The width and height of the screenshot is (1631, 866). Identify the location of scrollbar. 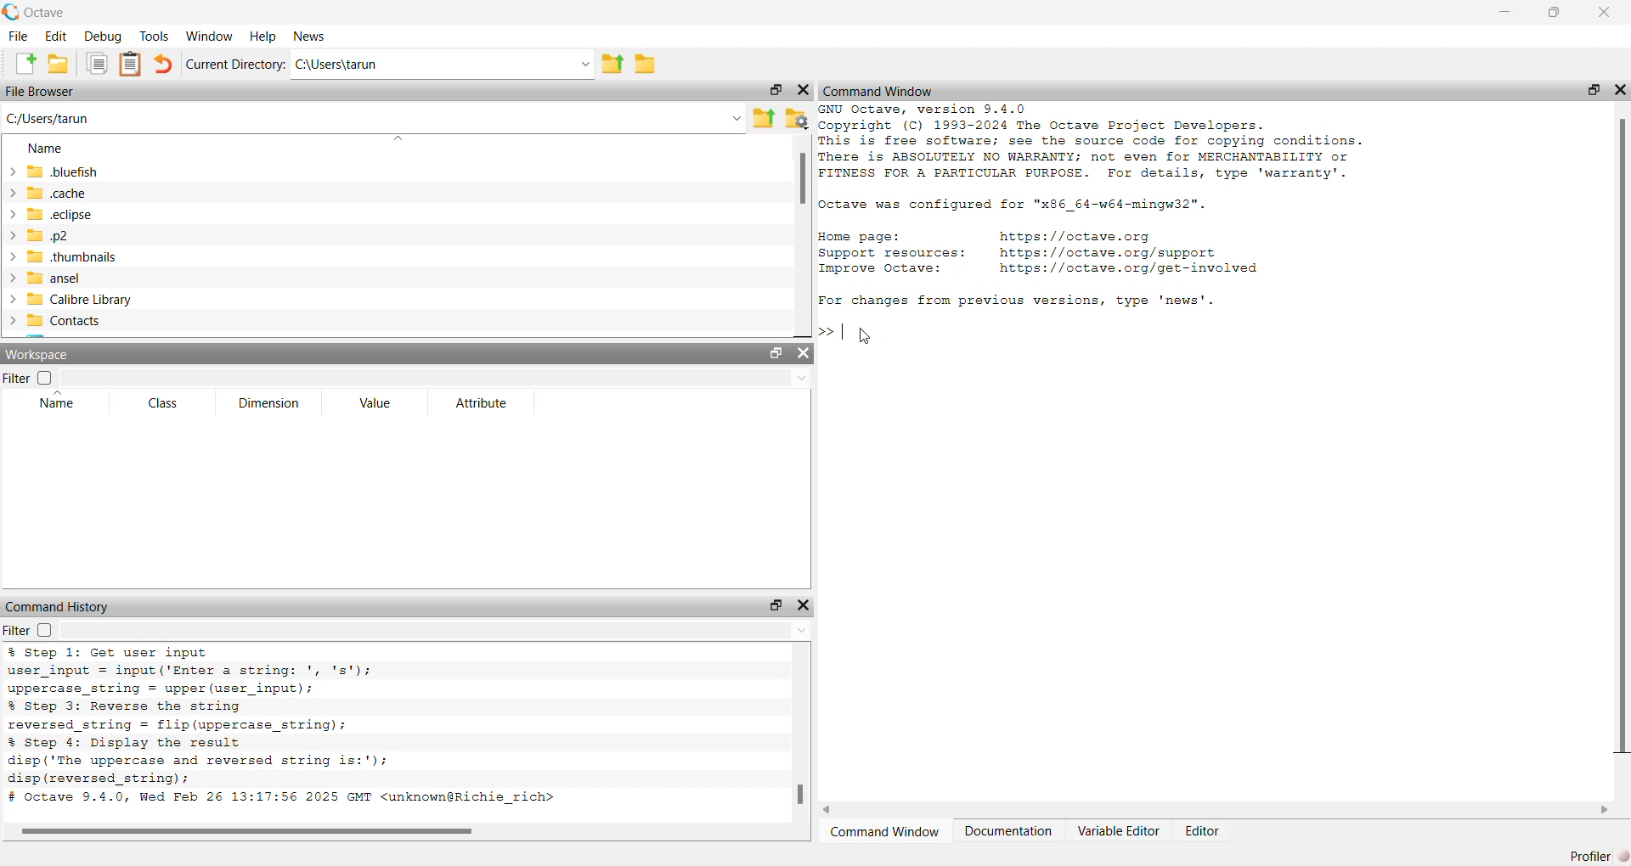
(803, 181).